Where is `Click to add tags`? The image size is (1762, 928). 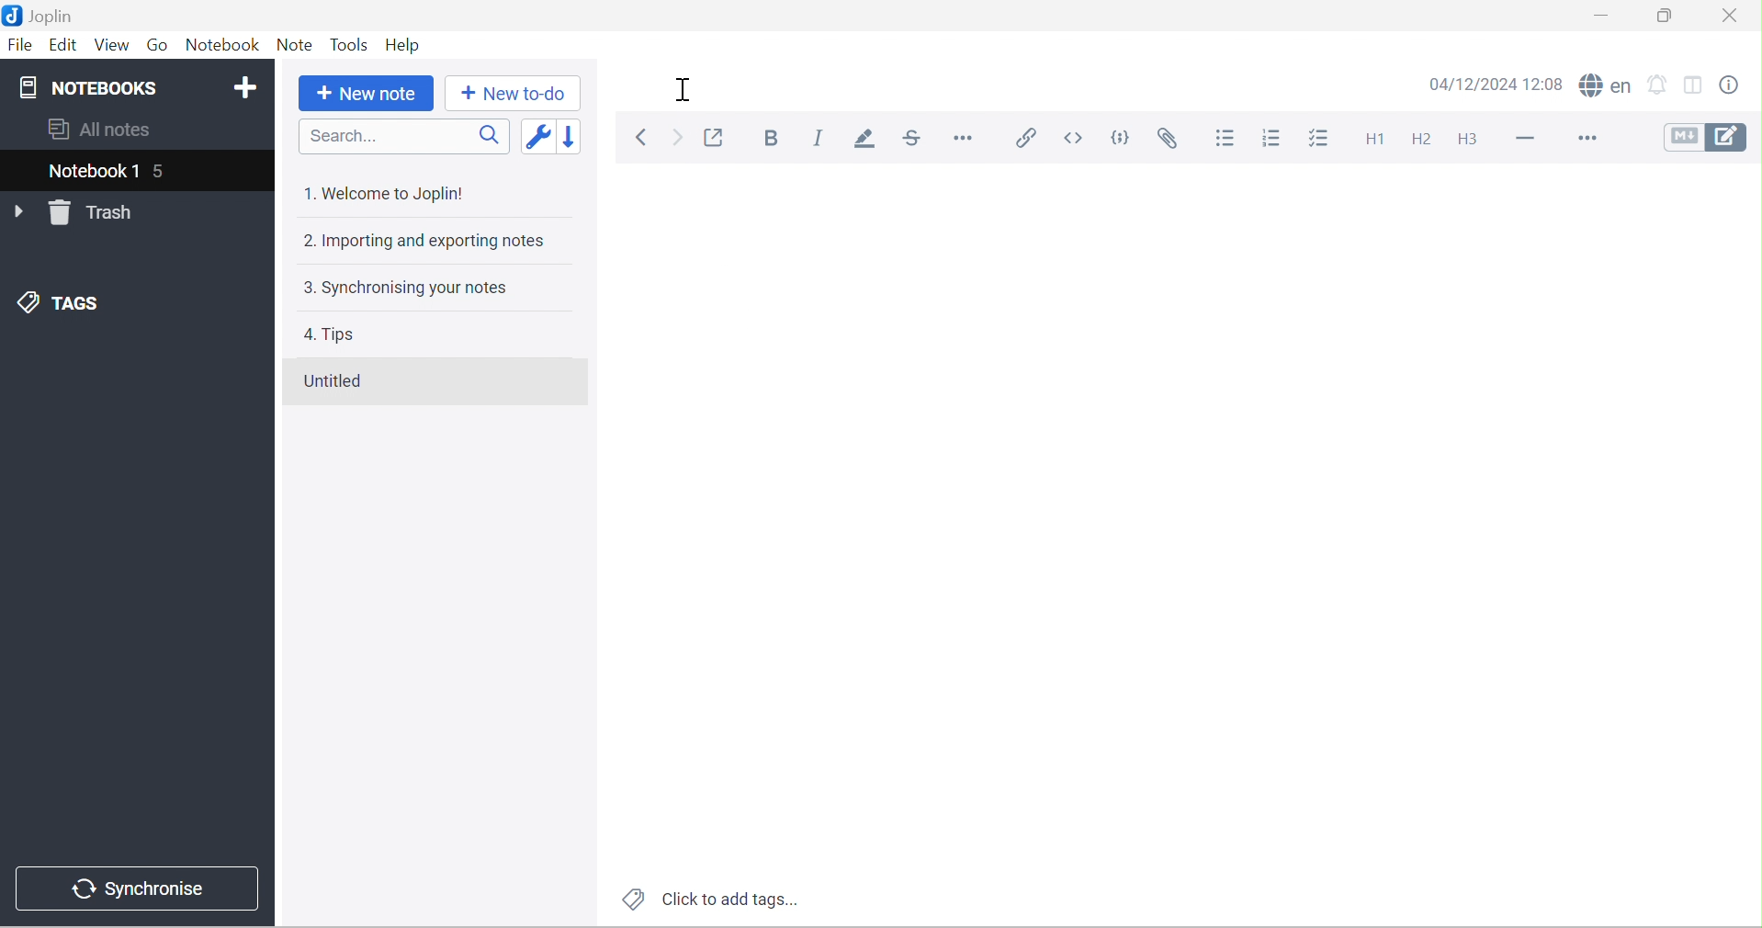
Click to add tags is located at coordinates (713, 898).